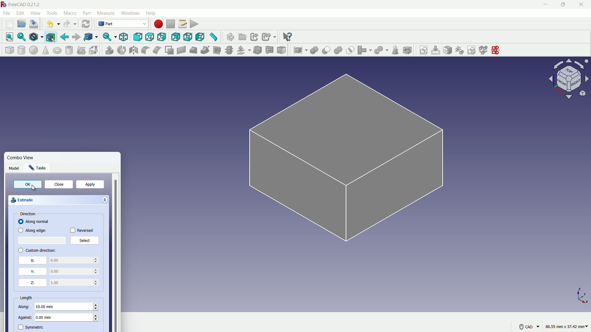  What do you see at coordinates (36, 230) in the screenshot?
I see `Along edge` at bounding box center [36, 230].